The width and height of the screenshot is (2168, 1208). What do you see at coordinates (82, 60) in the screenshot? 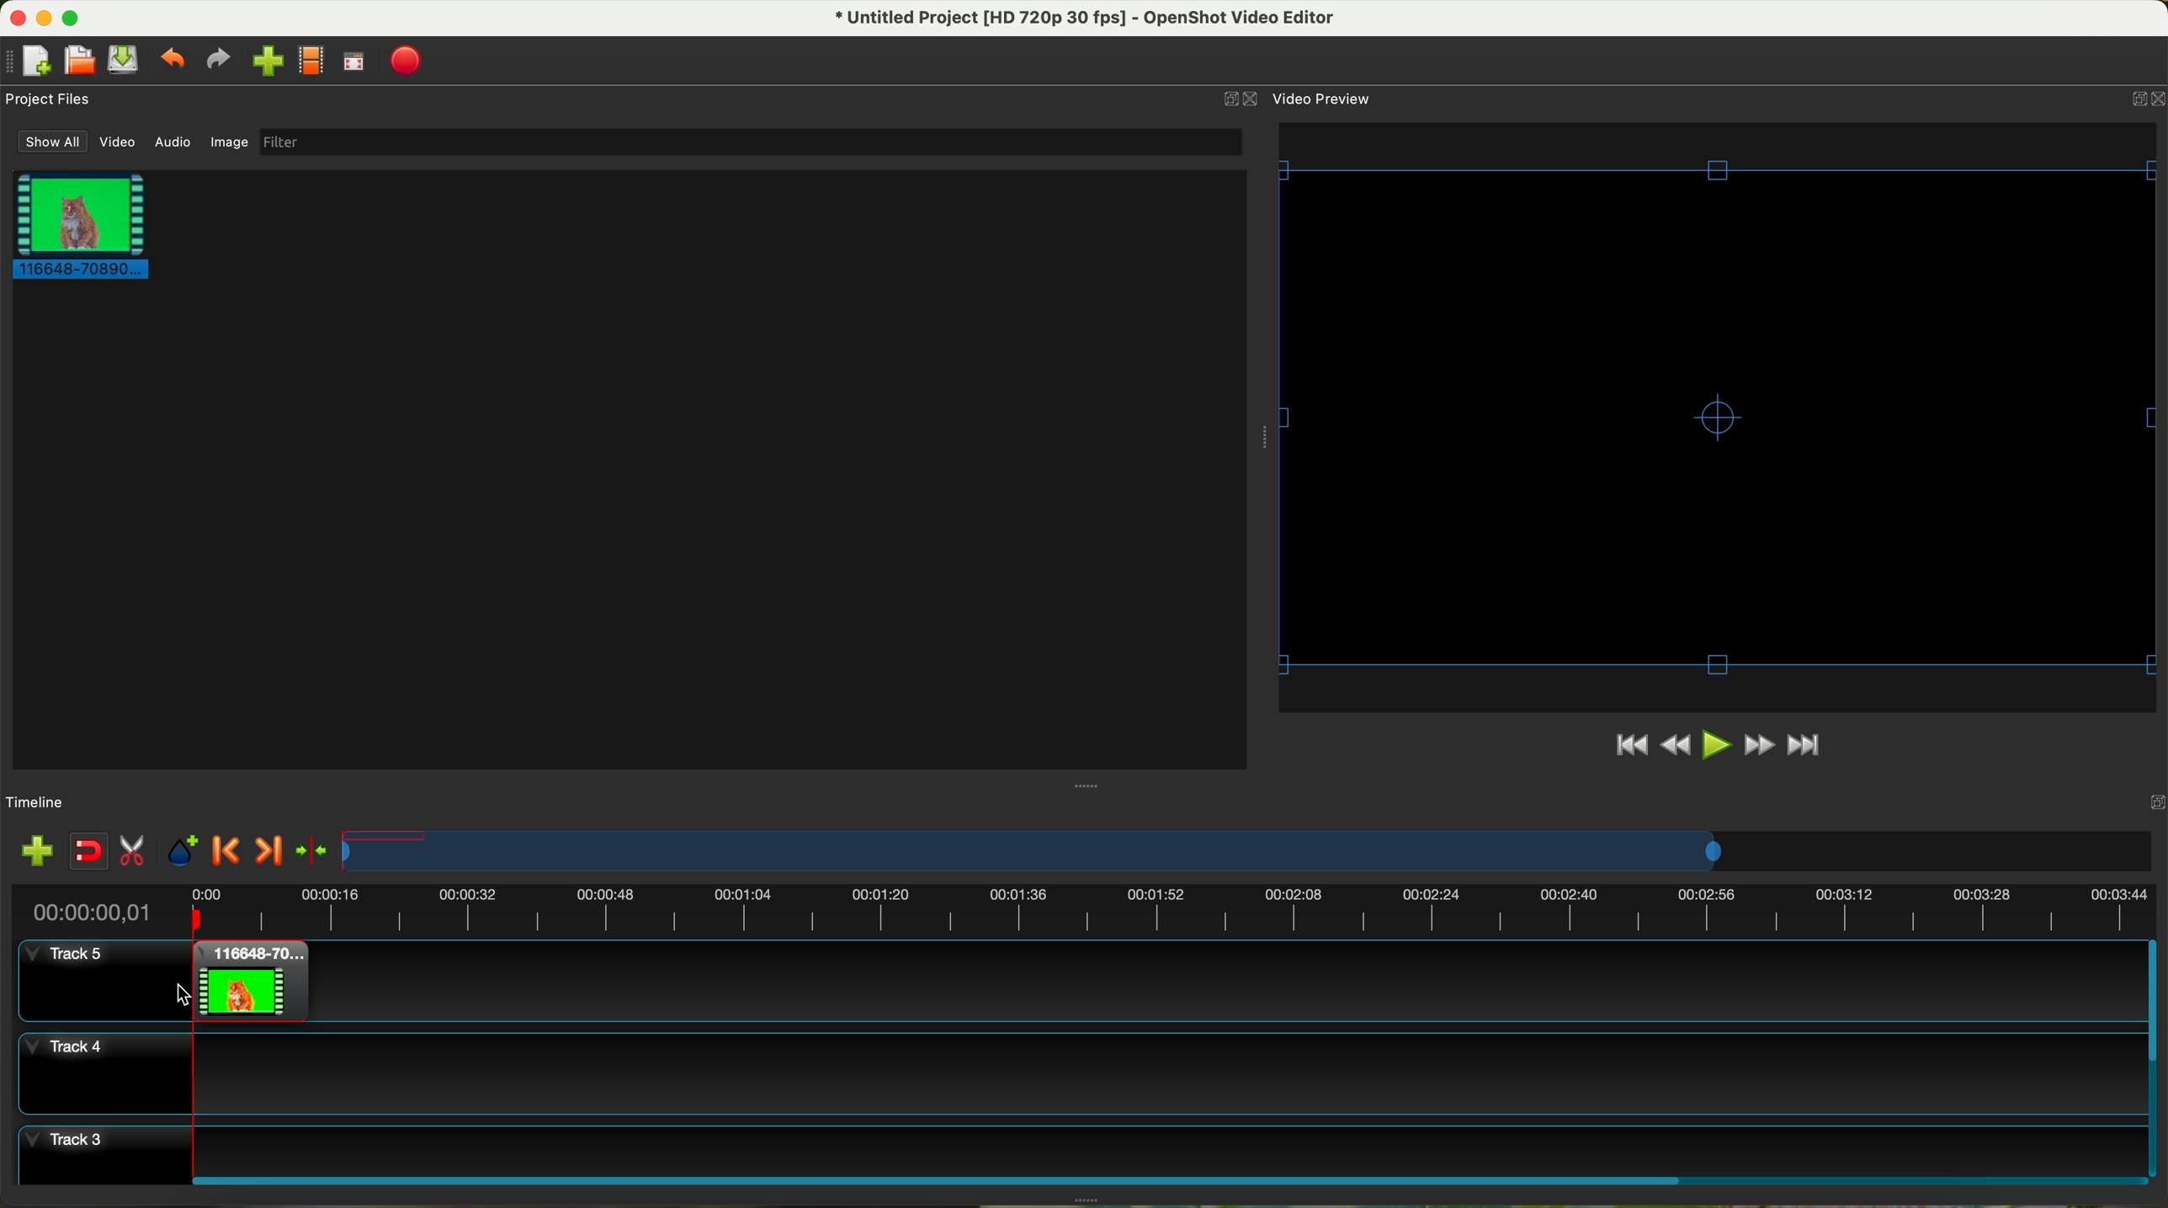
I see `open project` at bounding box center [82, 60].